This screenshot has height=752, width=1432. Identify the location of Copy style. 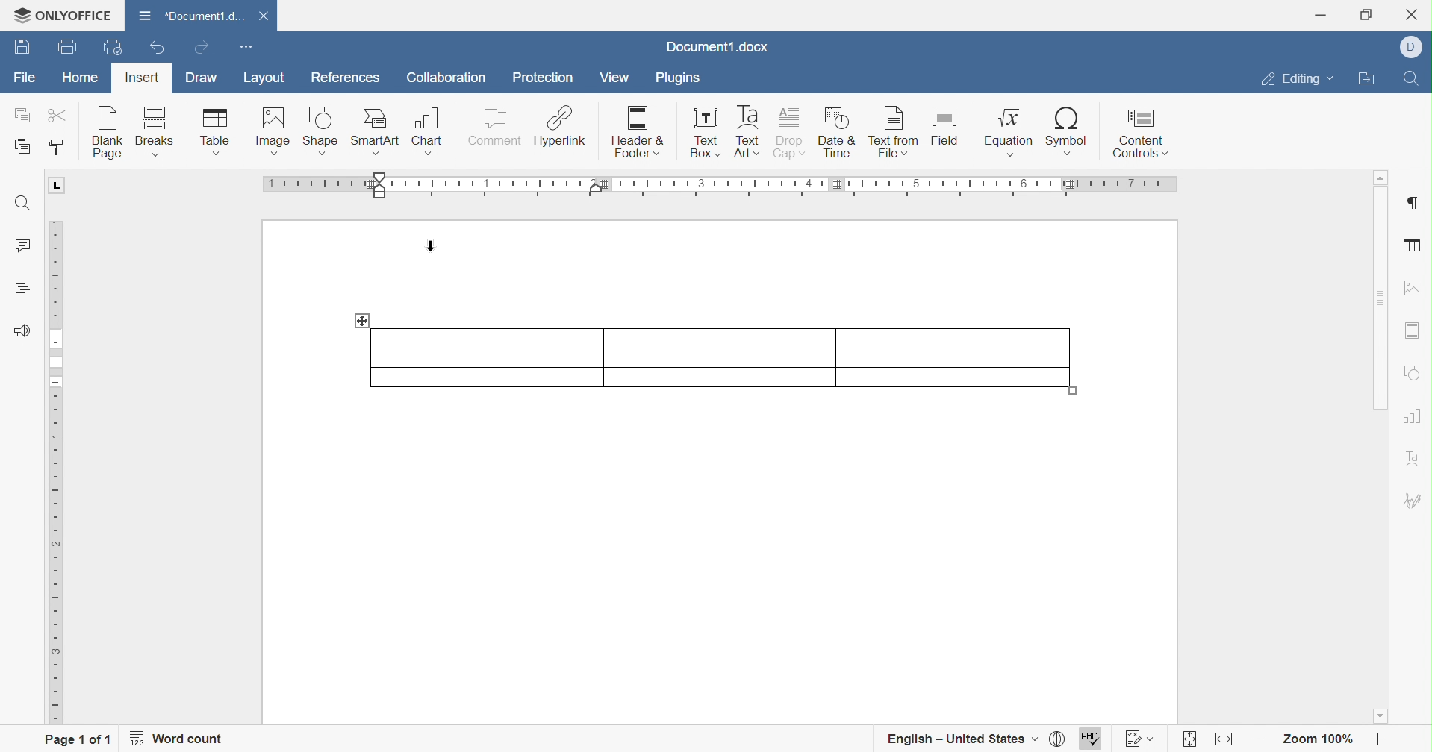
(57, 148).